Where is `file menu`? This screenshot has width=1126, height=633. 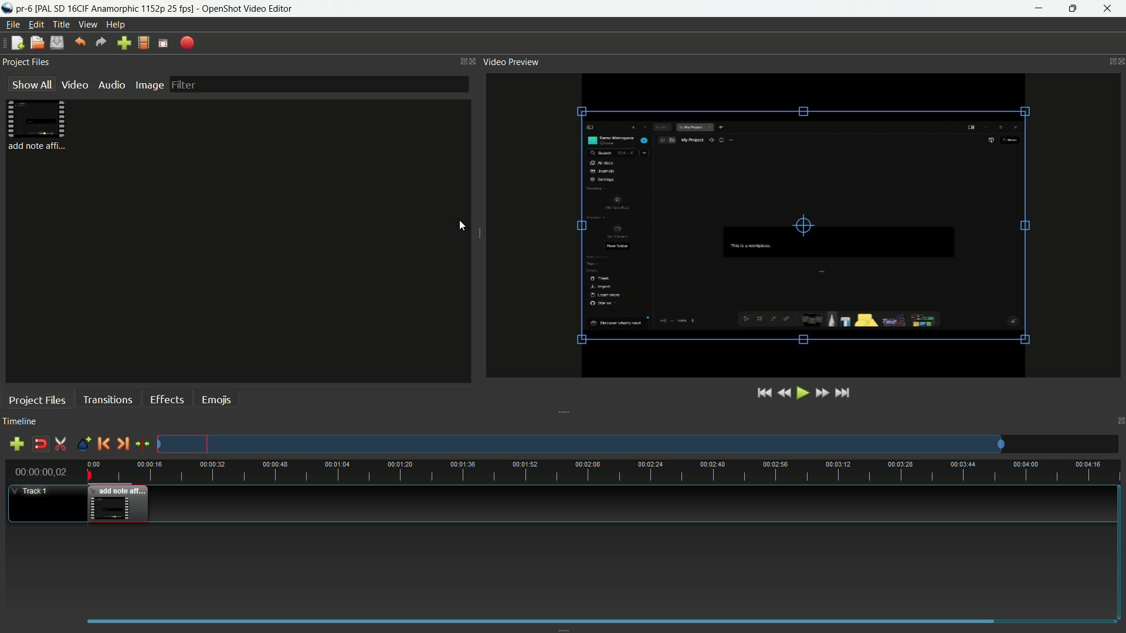 file menu is located at coordinates (13, 25).